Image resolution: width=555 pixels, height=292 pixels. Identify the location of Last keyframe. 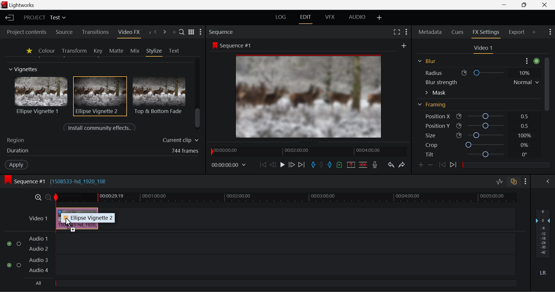
(443, 166).